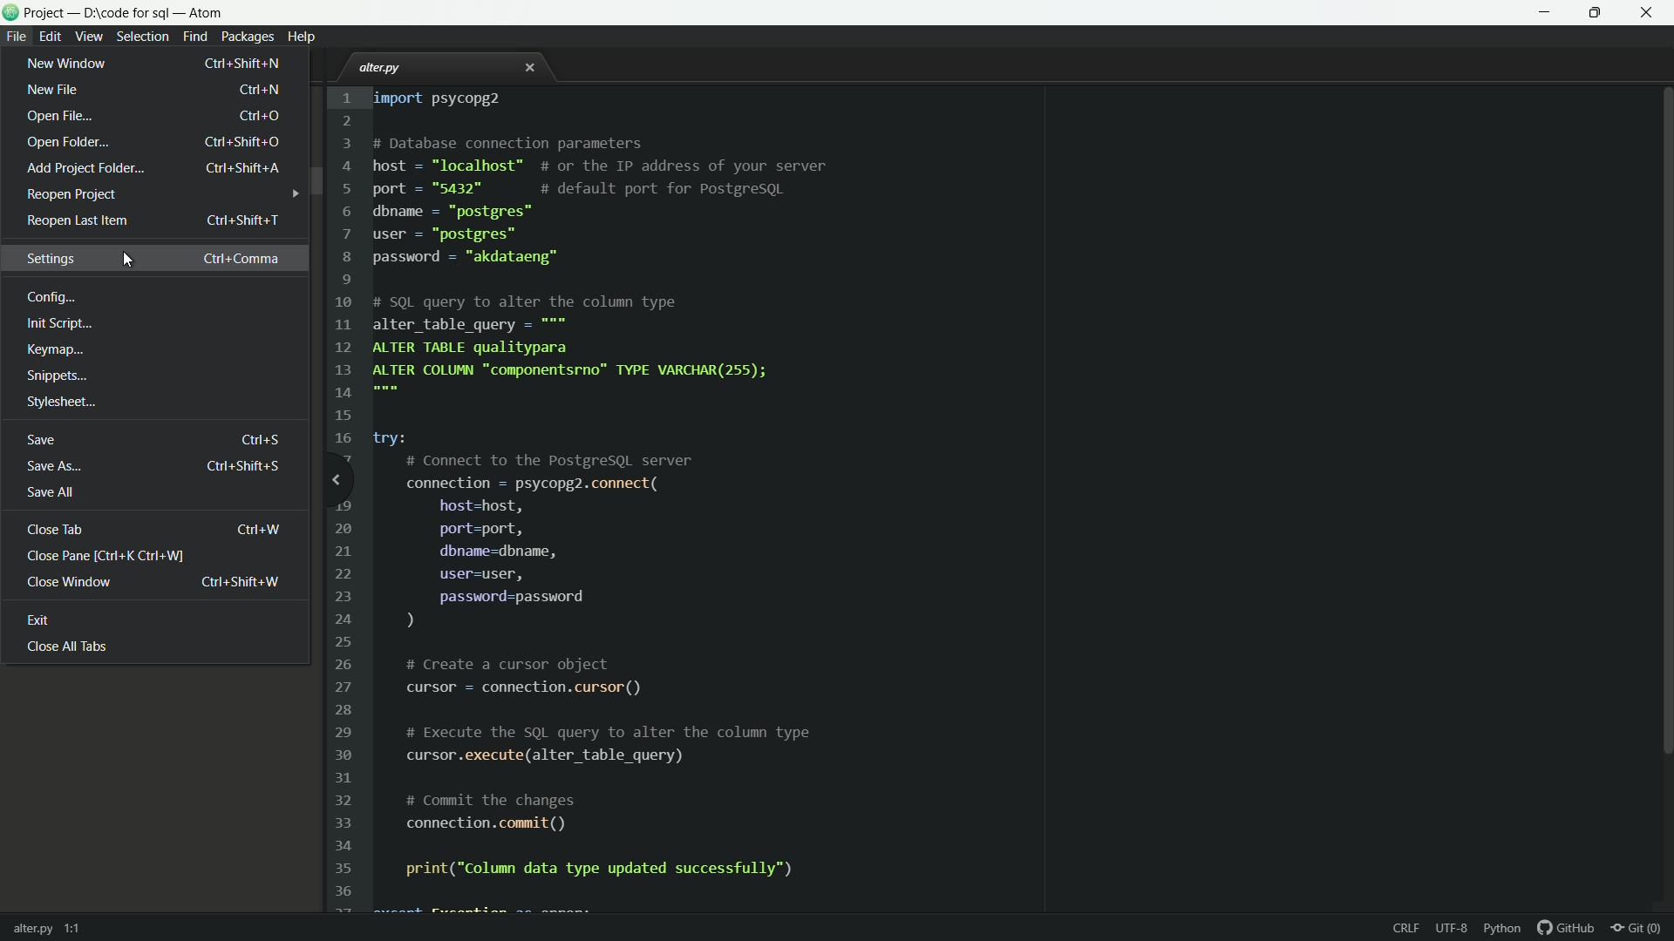  What do you see at coordinates (1504, 929) in the screenshot?
I see `language` at bounding box center [1504, 929].